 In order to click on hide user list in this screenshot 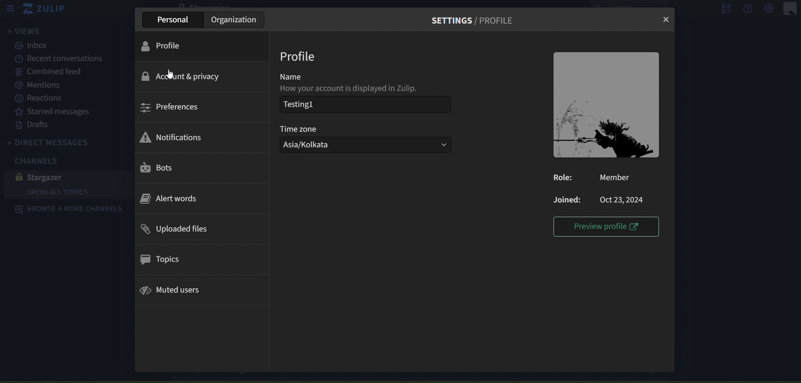, I will do `click(723, 8)`.